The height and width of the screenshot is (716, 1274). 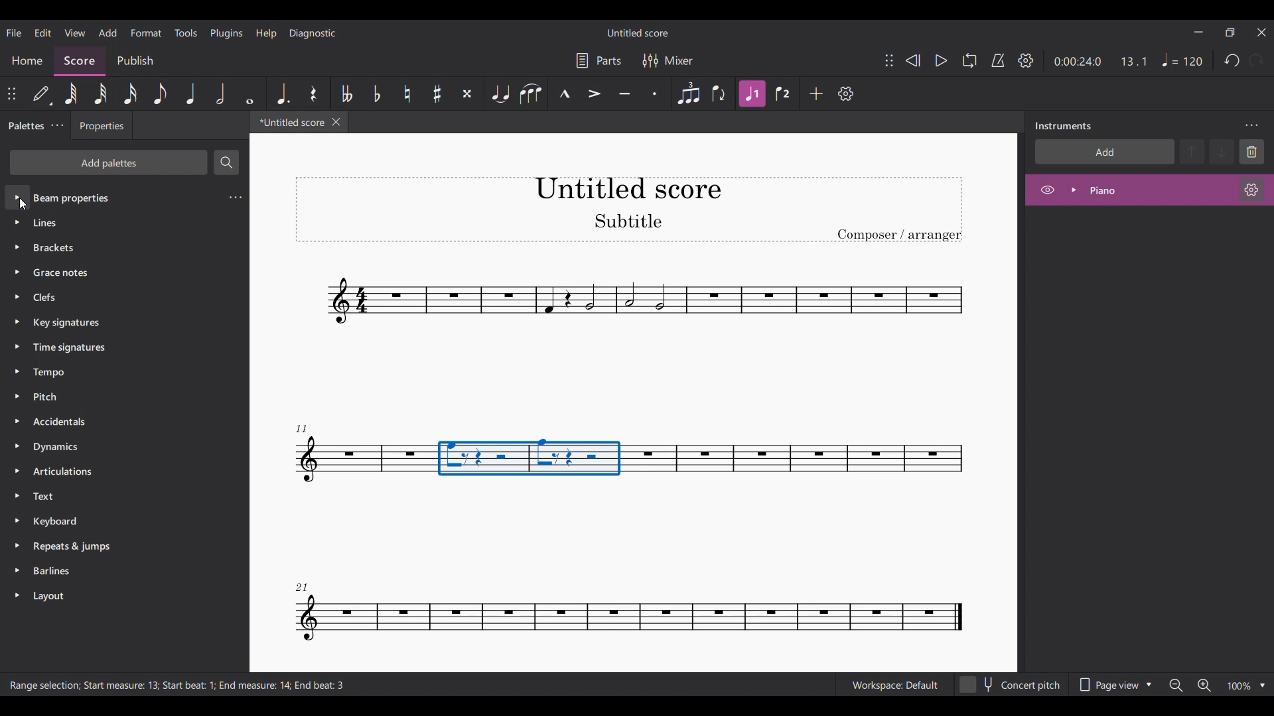 What do you see at coordinates (941, 60) in the screenshot?
I see `Play` at bounding box center [941, 60].